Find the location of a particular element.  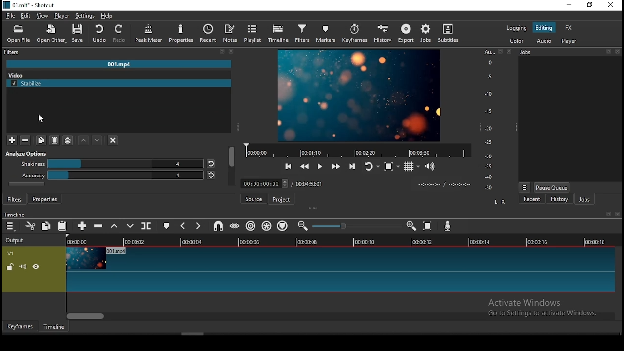

help is located at coordinates (109, 15).